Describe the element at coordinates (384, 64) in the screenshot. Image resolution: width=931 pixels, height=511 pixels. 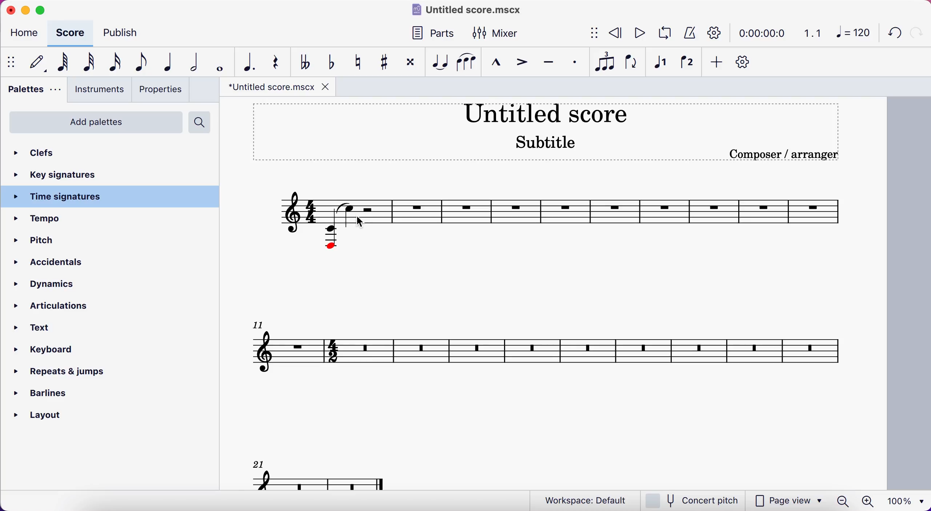
I see `toggle sharp` at that location.